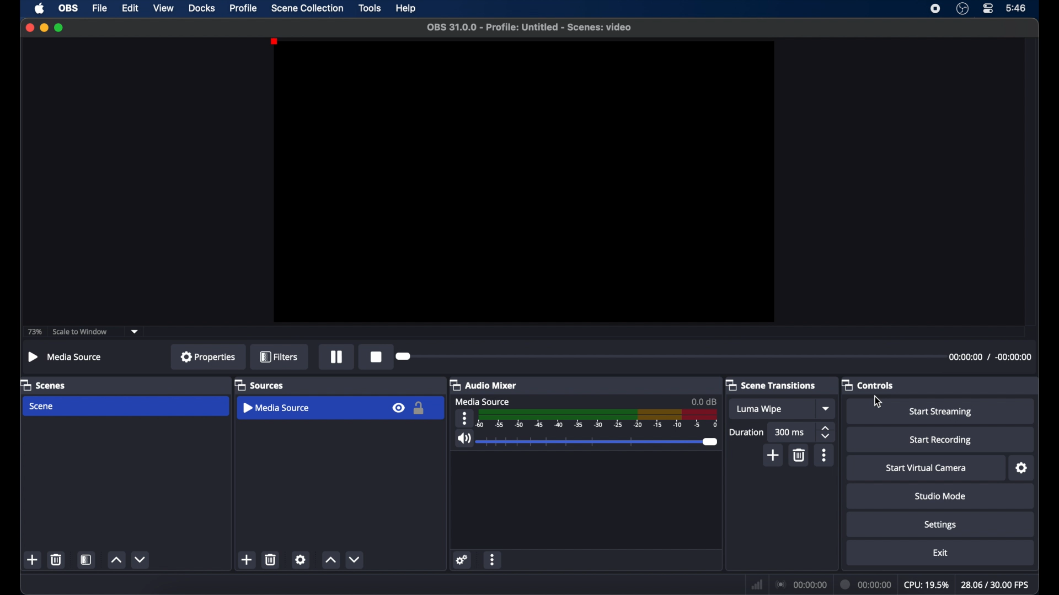  I want to click on obs, so click(67, 8).